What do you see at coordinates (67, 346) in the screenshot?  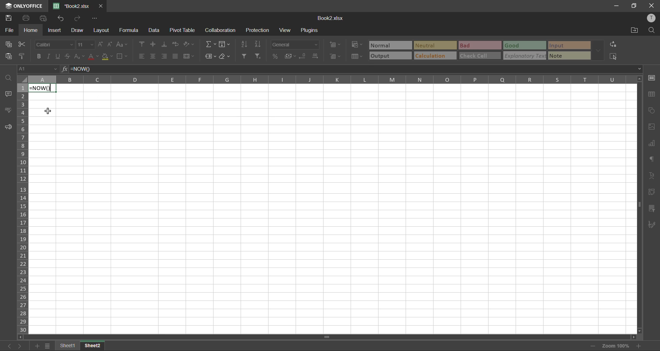 I see `sheet 1` at bounding box center [67, 346].